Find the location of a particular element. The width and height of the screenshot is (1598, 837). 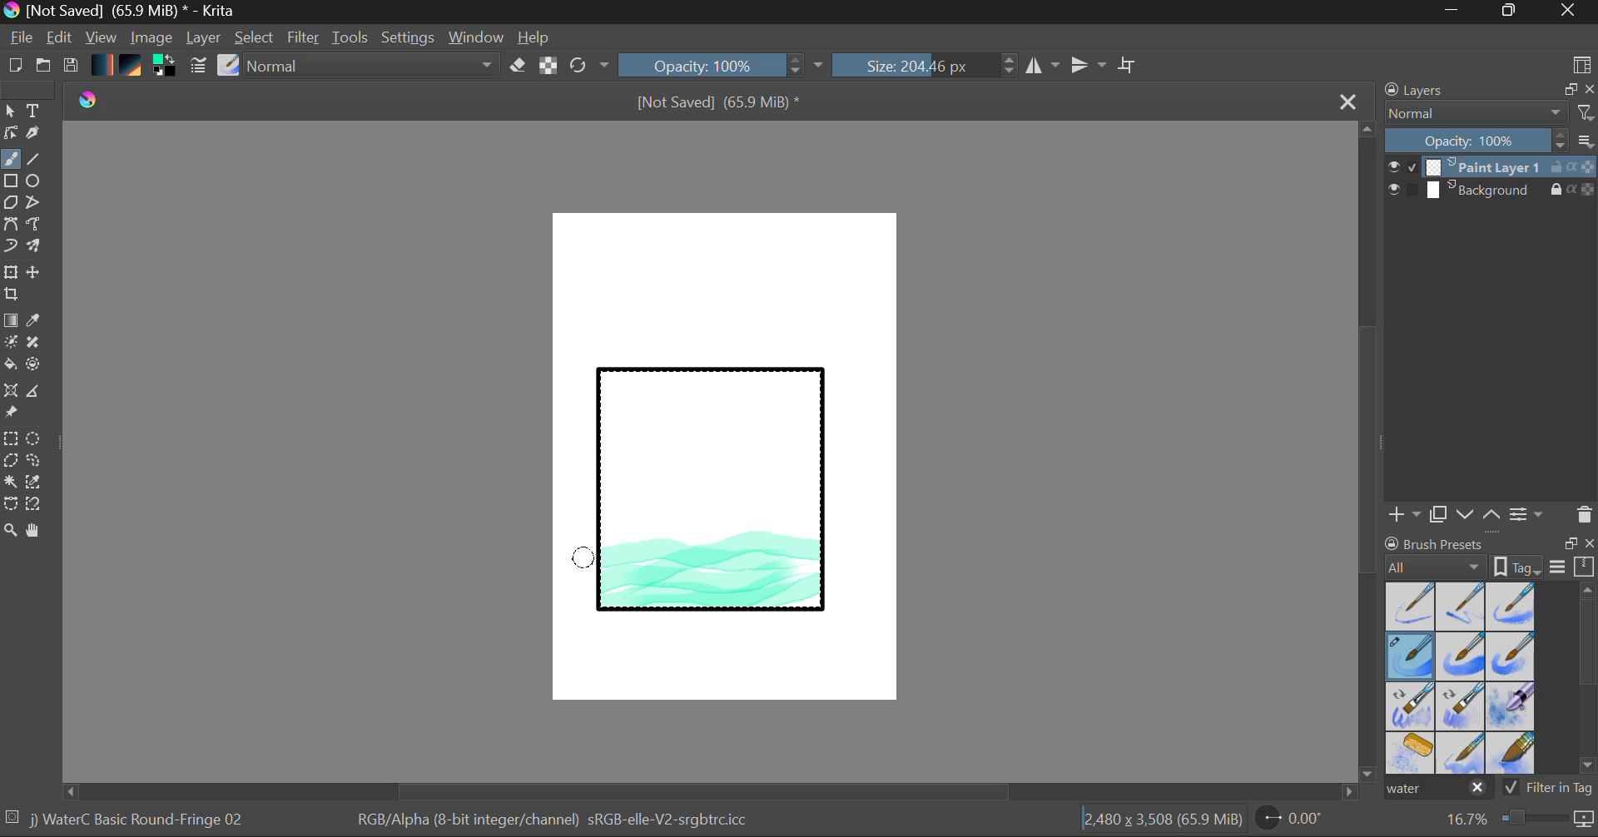

New is located at coordinates (14, 67).